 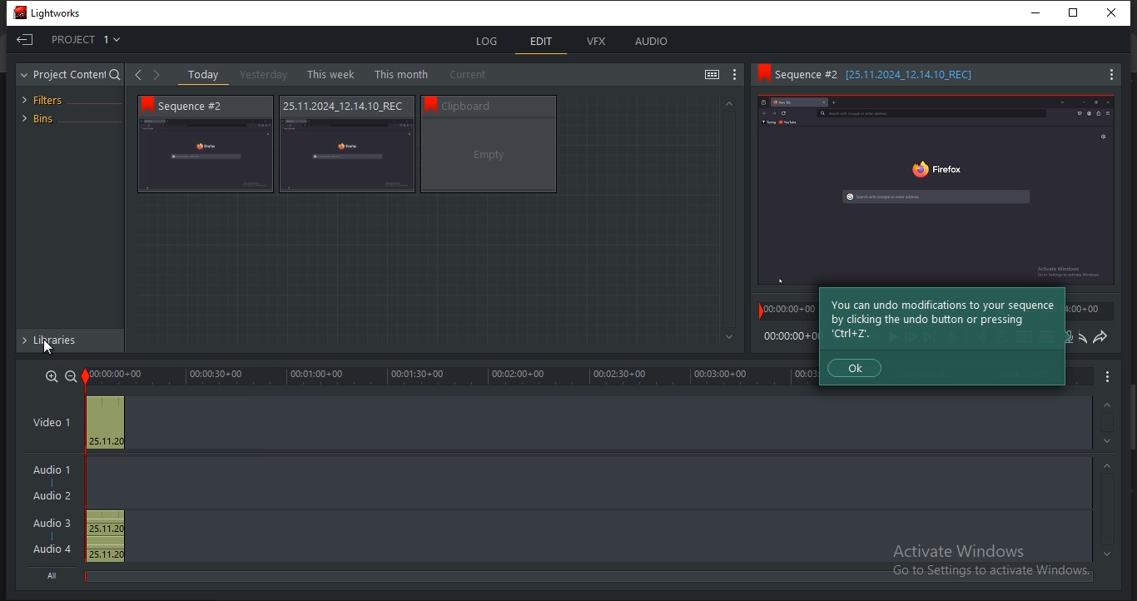 What do you see at coordinates (941, 316) in the screenshot?
I see `Tip about modificaiton` at bounding box center [941, 316].